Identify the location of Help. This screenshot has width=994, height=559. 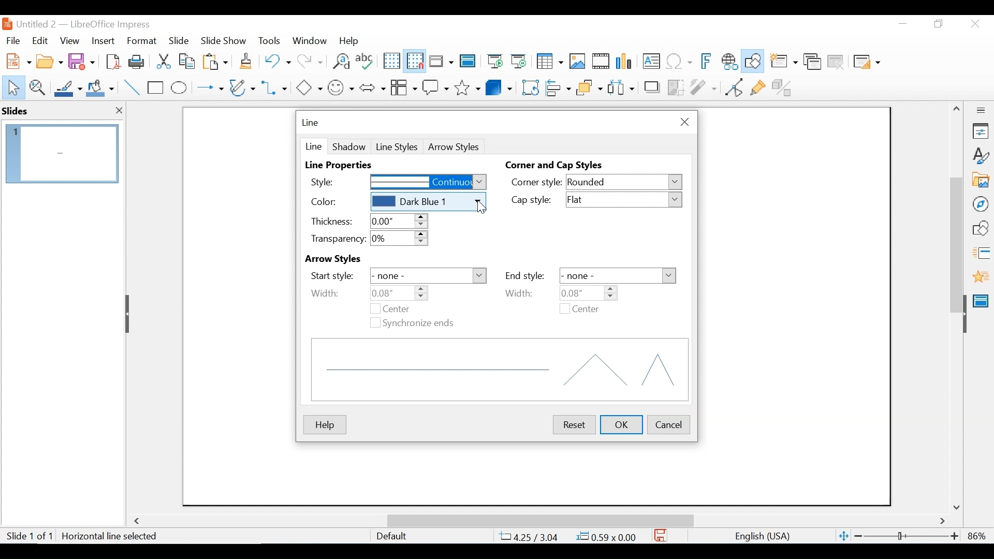
(352, 40).